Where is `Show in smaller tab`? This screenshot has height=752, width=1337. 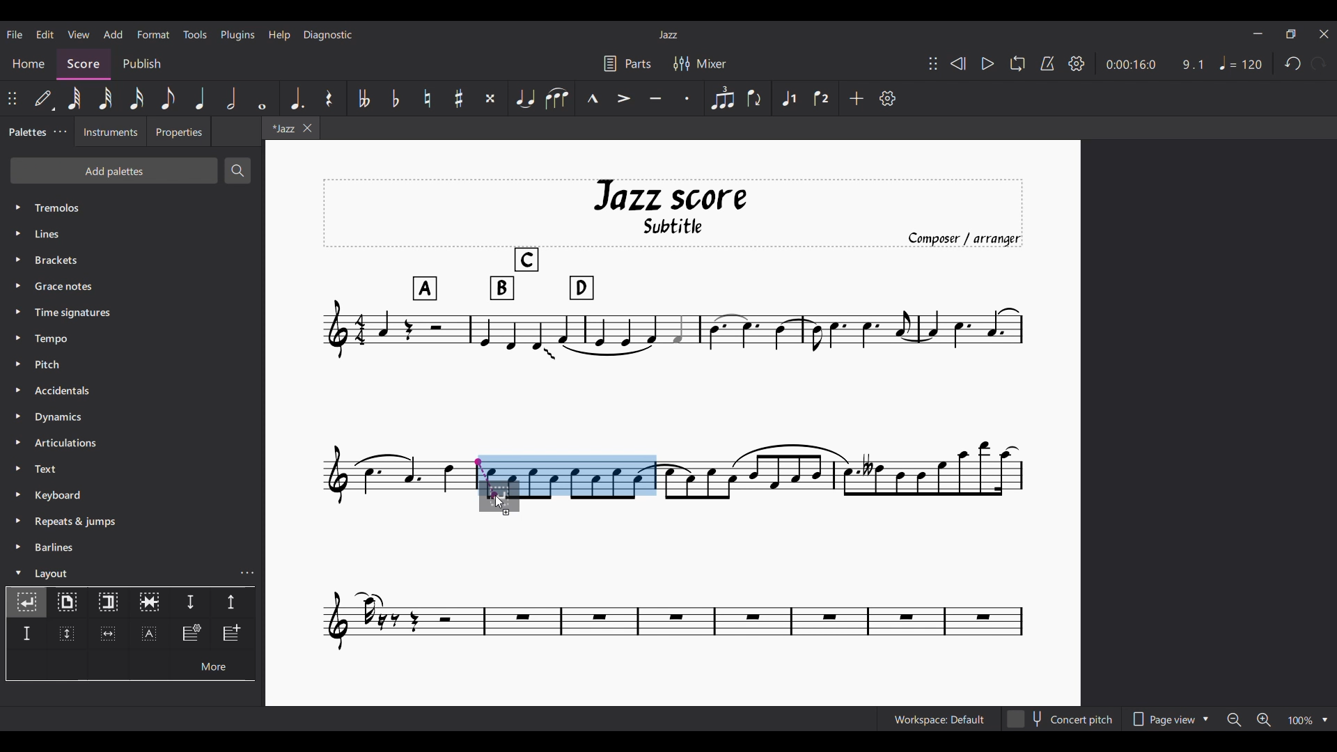 Show in smaller tab is located at coordinates (1291, 34).